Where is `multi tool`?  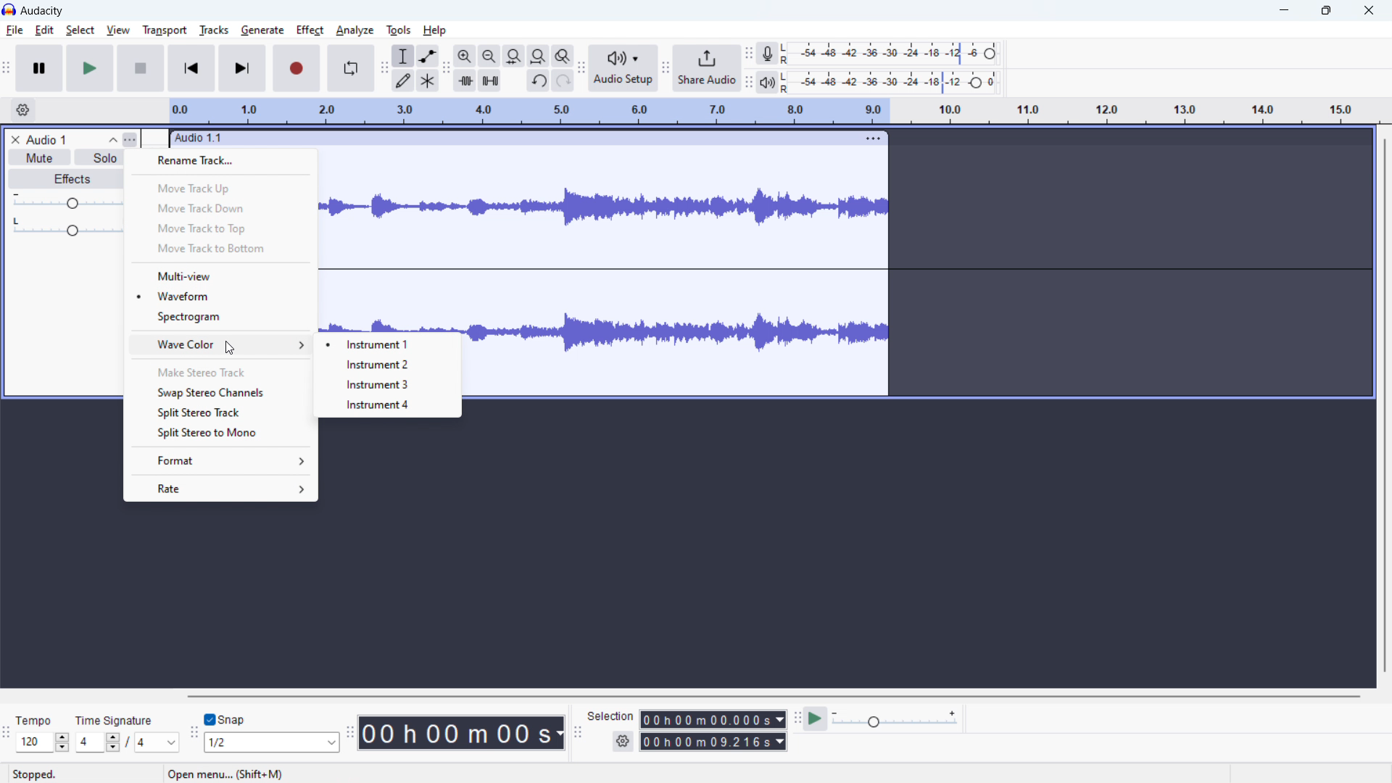
multi tool is located at coordinates (428, 80).